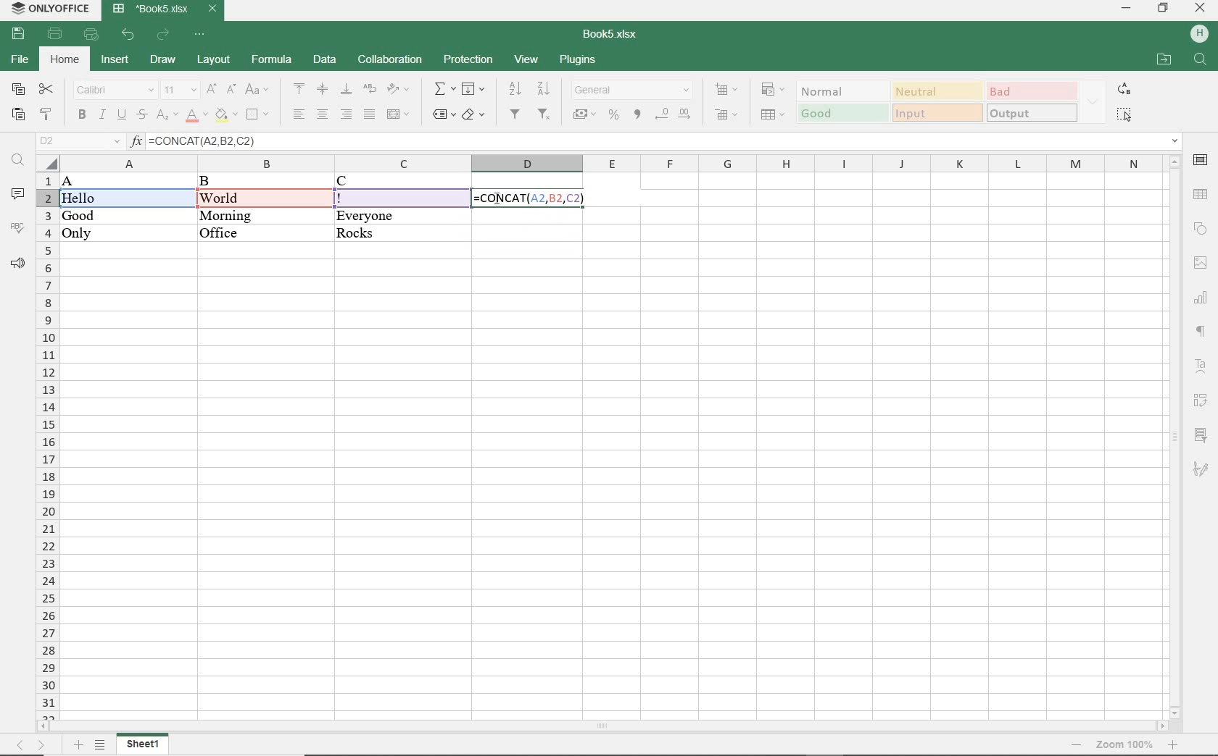 The width and height of the screenshot is (1218, 756). I want to click on IMAGE, so click(1201, 261).